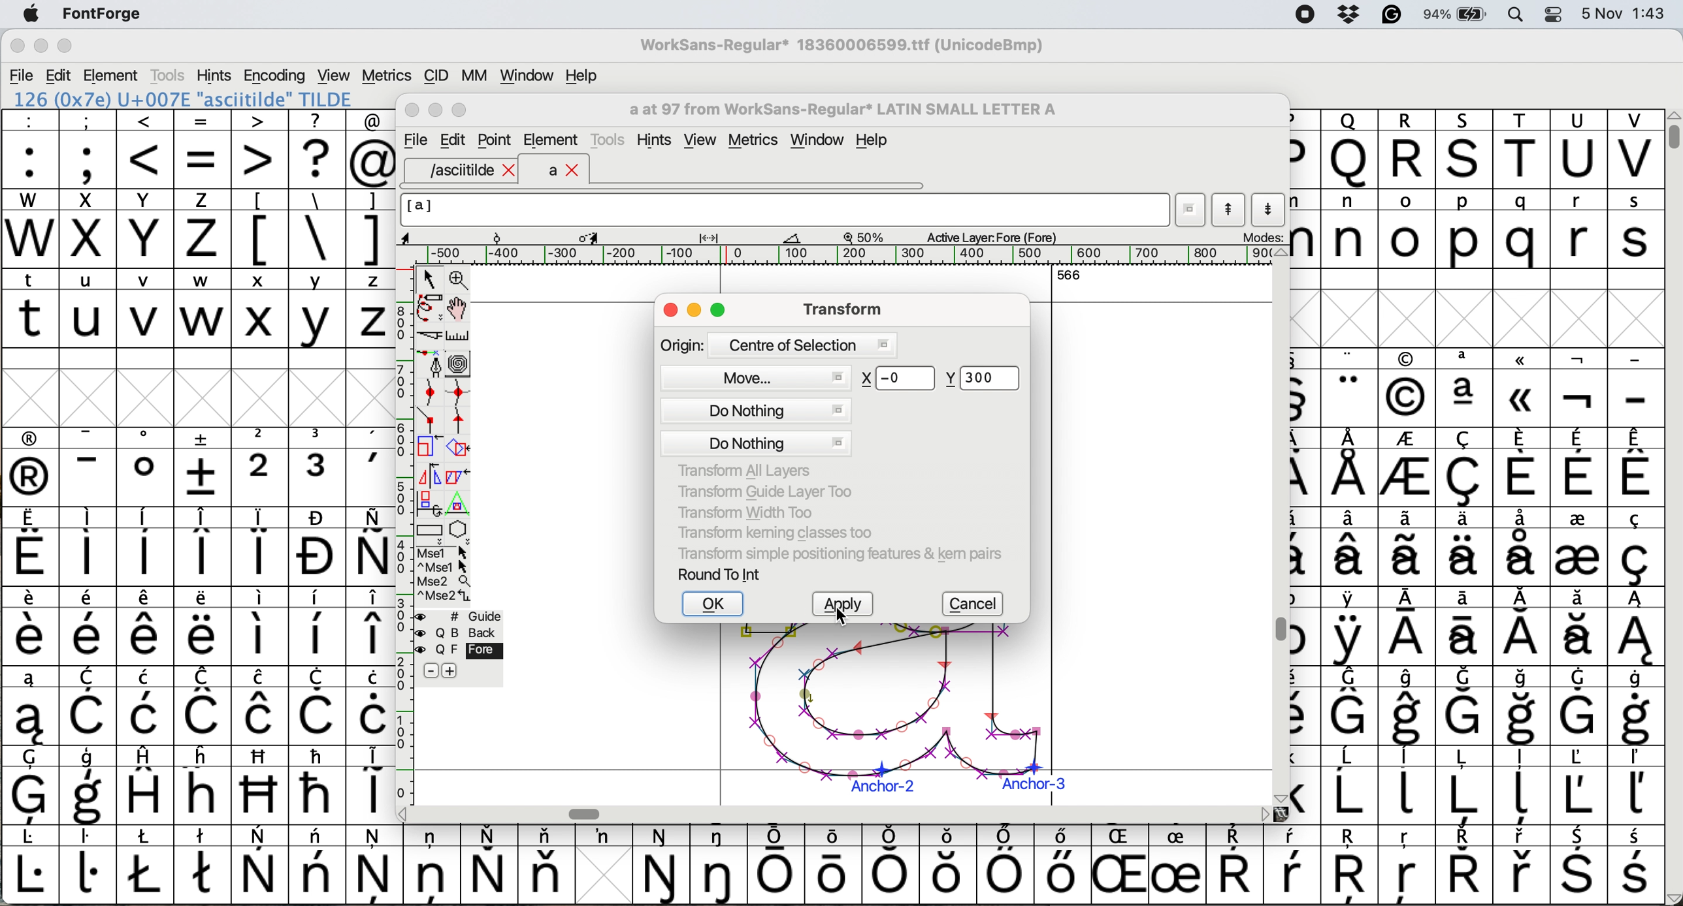  I want to click on symbol, so click(318, 706).